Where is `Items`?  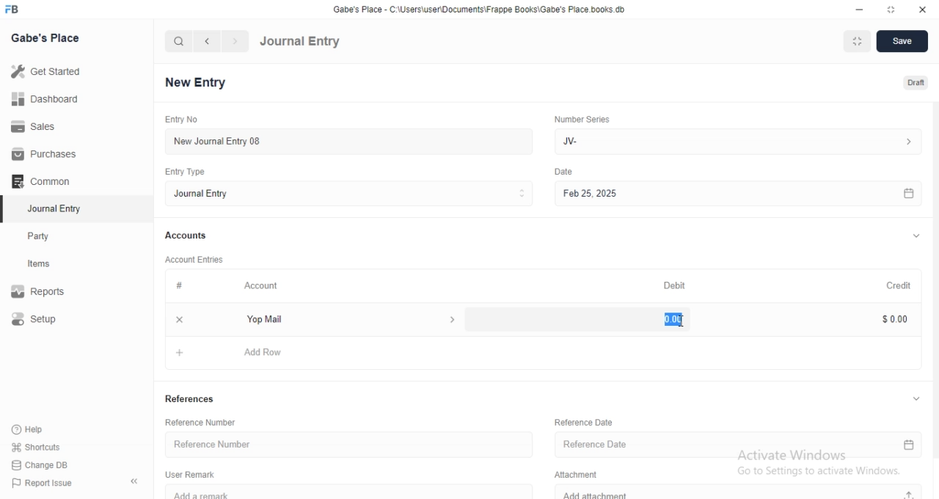
Items is located at coordinates (53, 265).